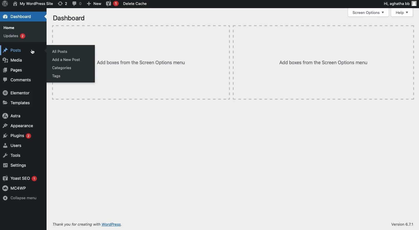 This screenshot has height=230, width=419. Describe the element at coordinates (400, 224) in the screenshot. I see `Version 6.7` at that location.